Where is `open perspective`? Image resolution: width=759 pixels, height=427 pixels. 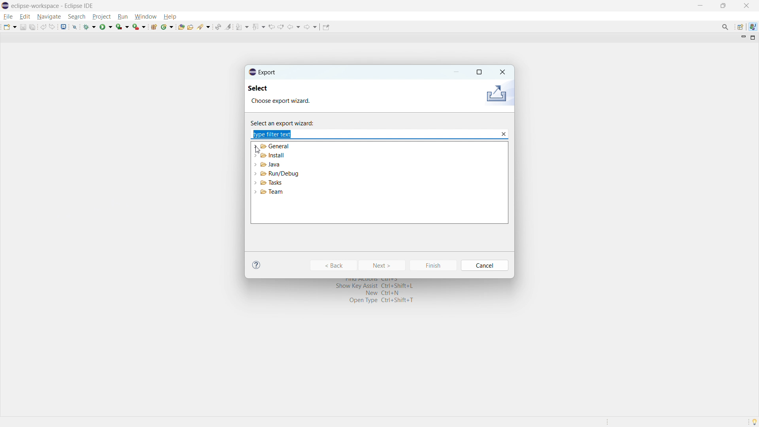 open perspective is located at coordinates (740, 27).